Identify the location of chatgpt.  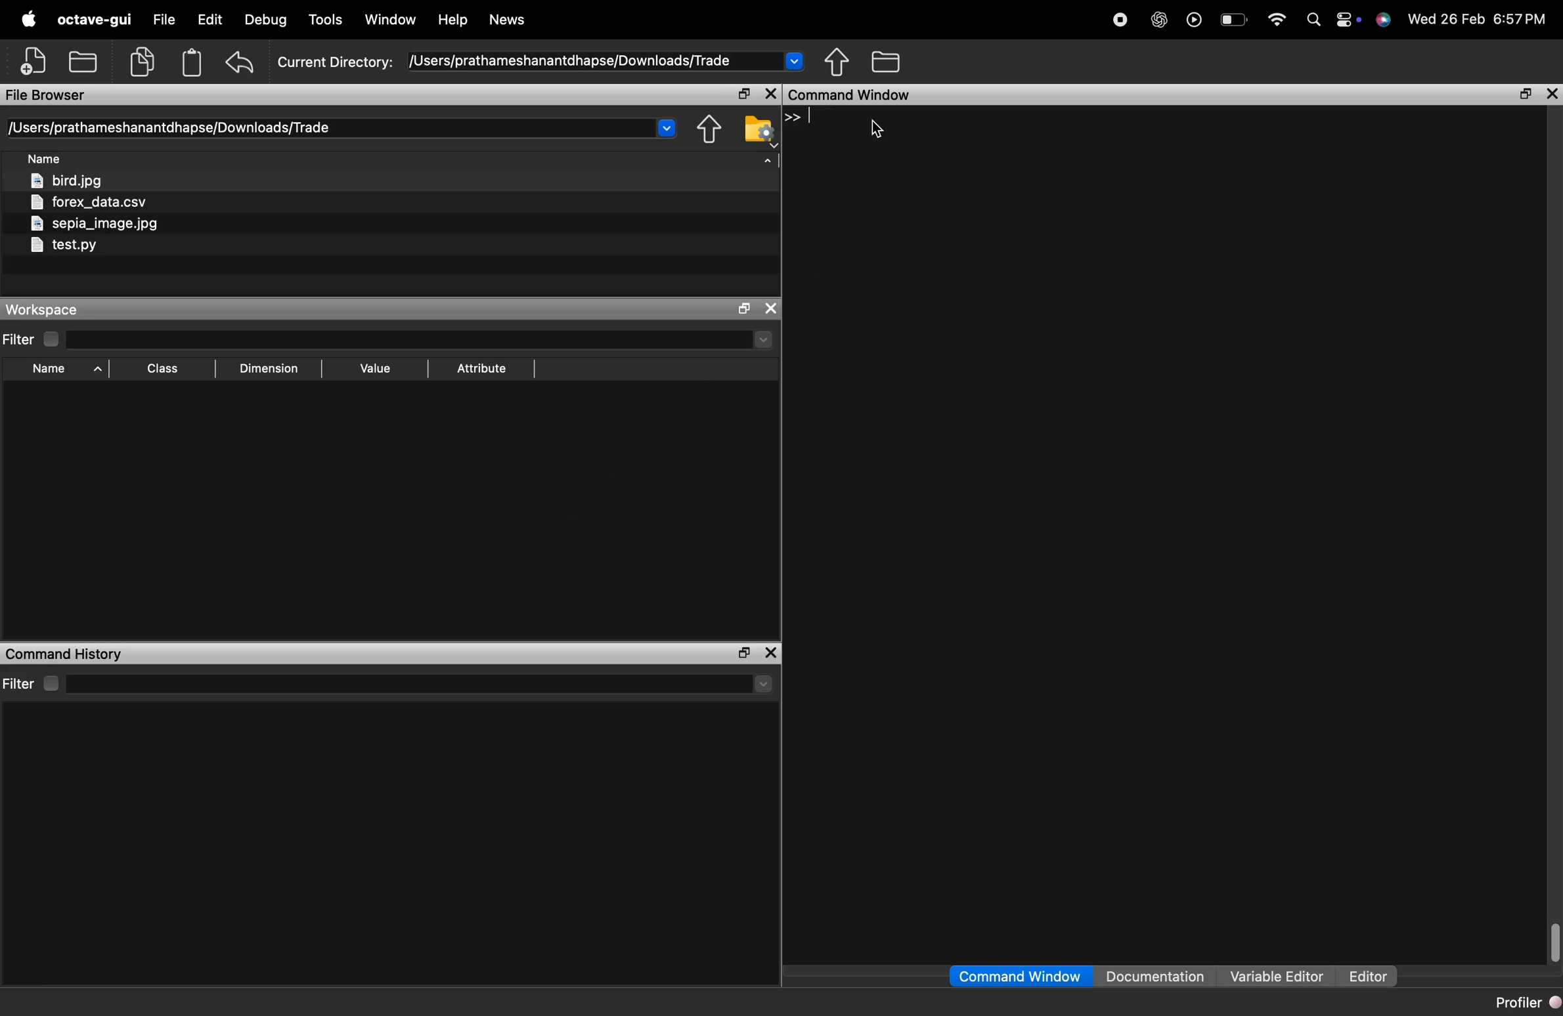
(1161, 20).